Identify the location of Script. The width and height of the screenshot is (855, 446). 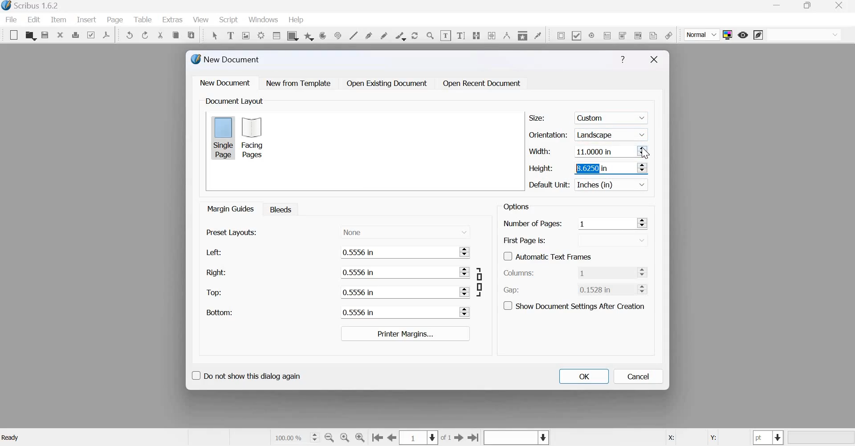
(228, 20).